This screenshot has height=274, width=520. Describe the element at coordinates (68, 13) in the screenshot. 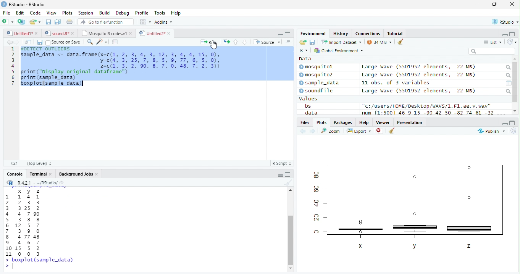

I see `Plots` at that location.